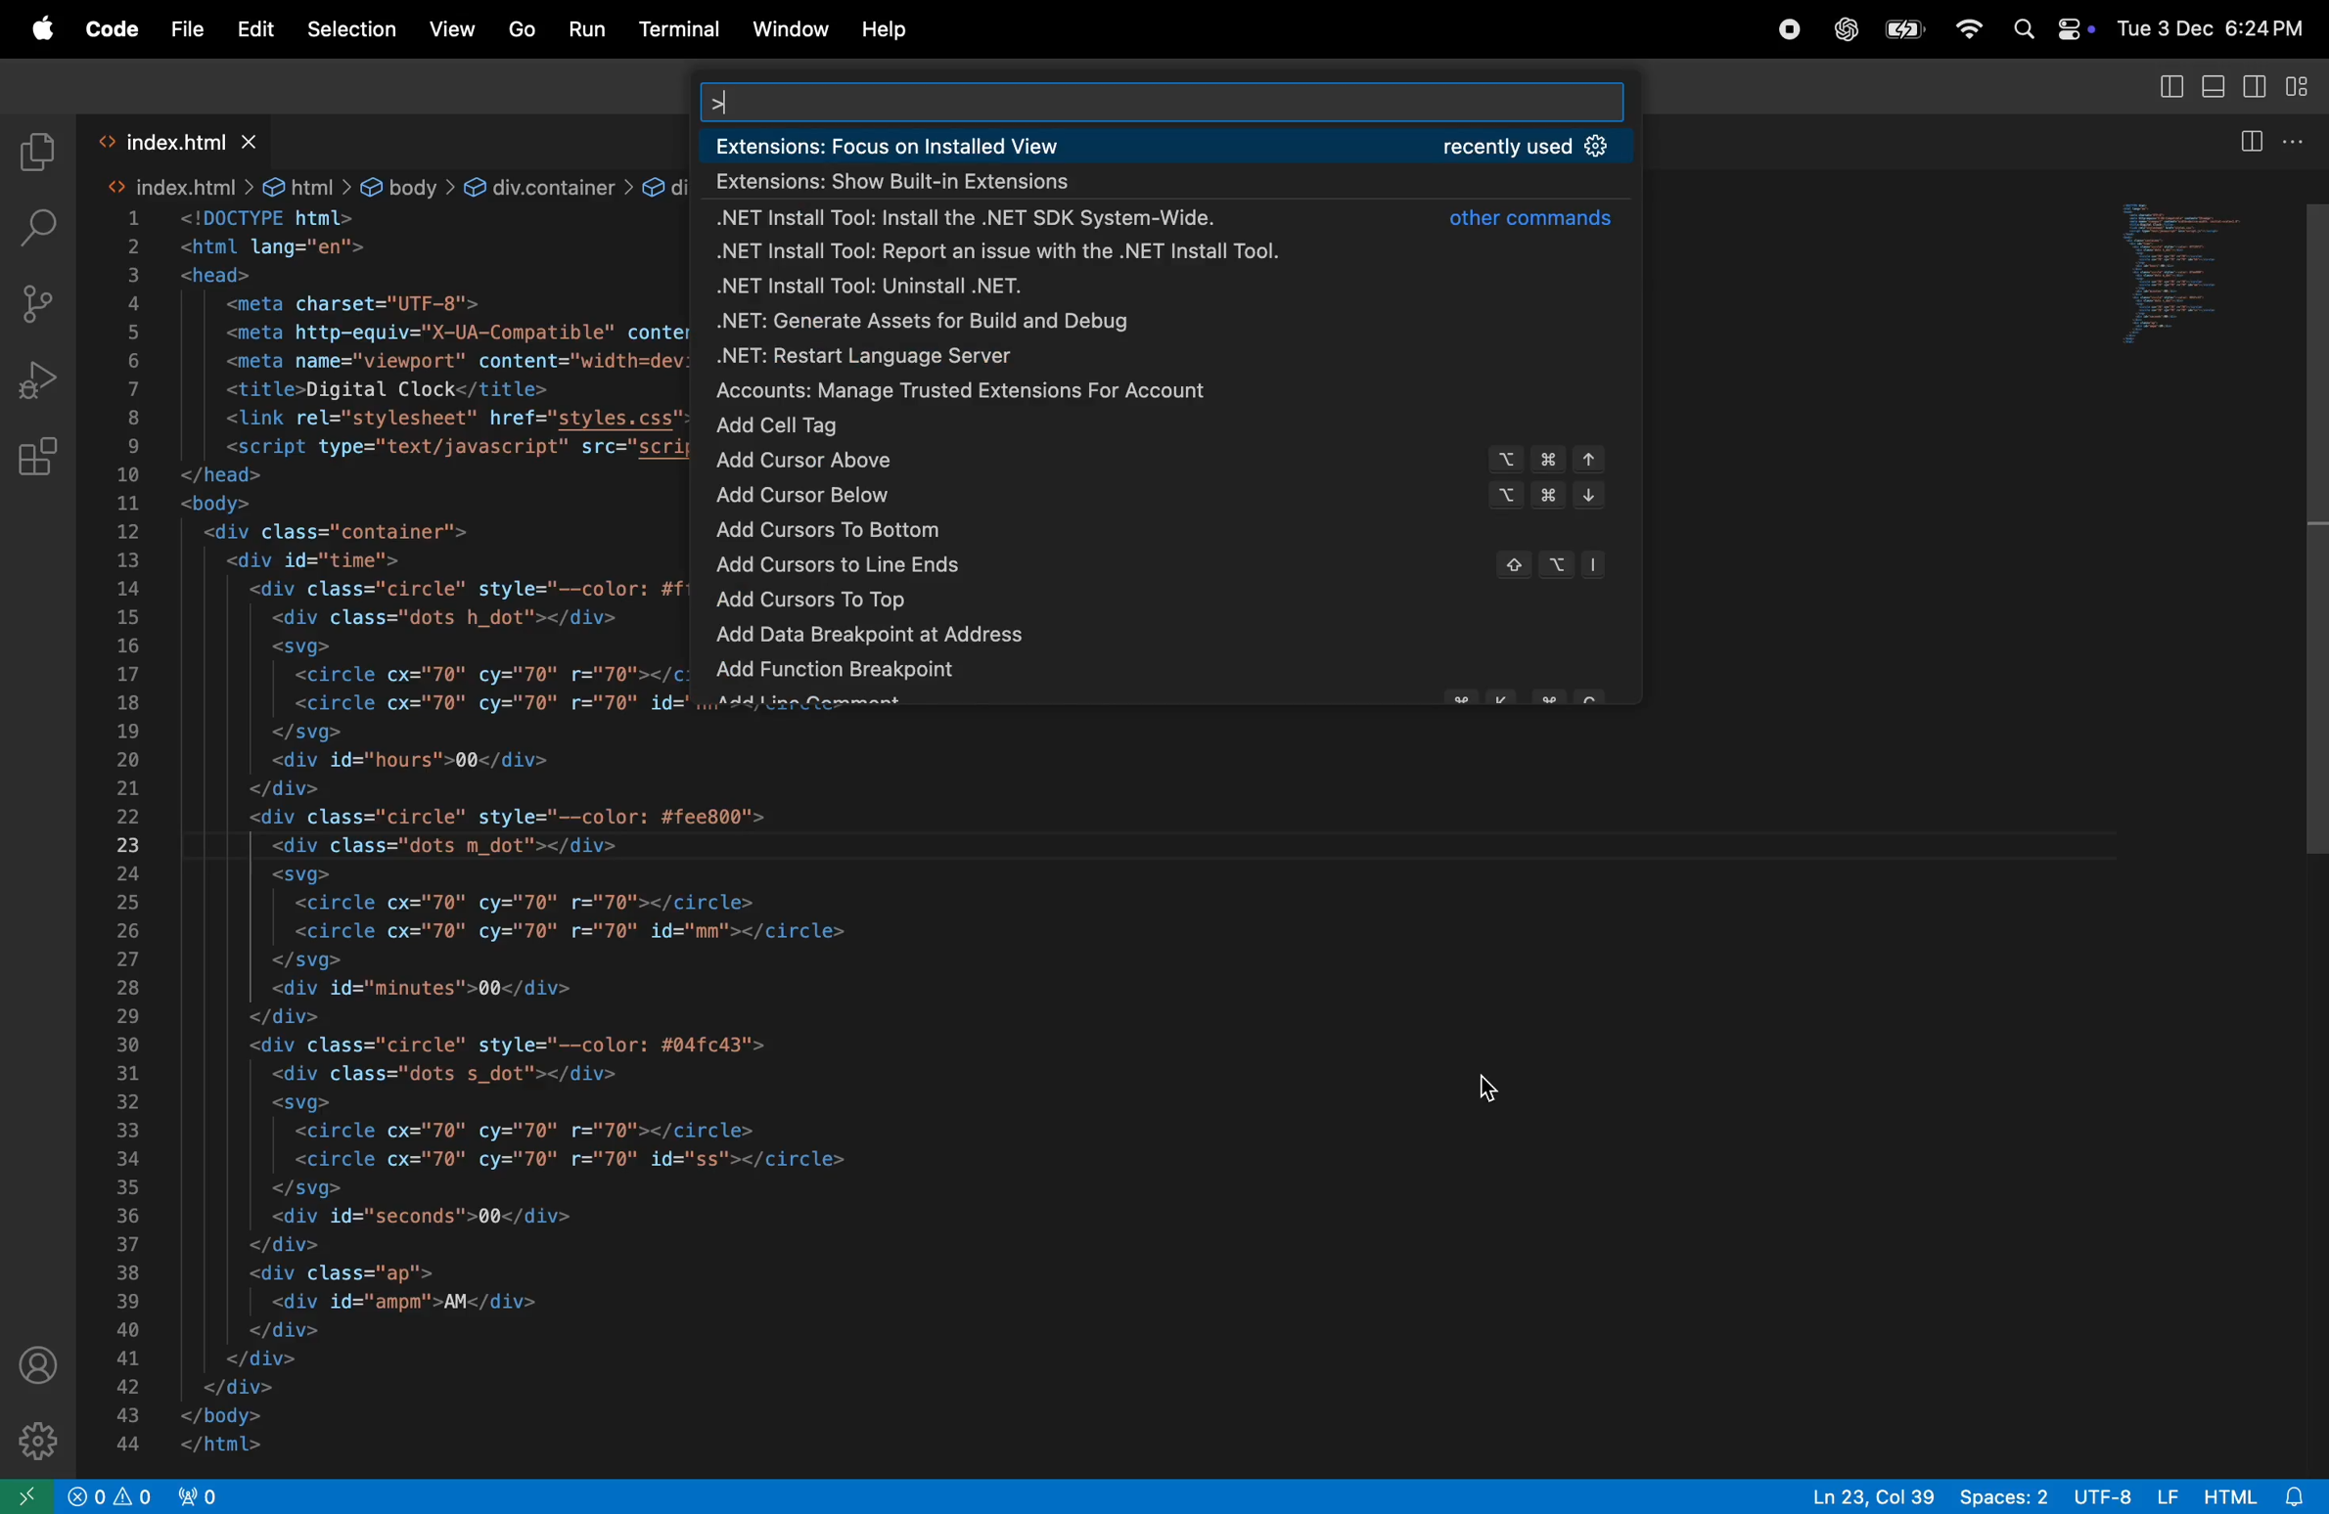 The image size is (2329, 1514). I want to click on explorer, so click(37, 143).